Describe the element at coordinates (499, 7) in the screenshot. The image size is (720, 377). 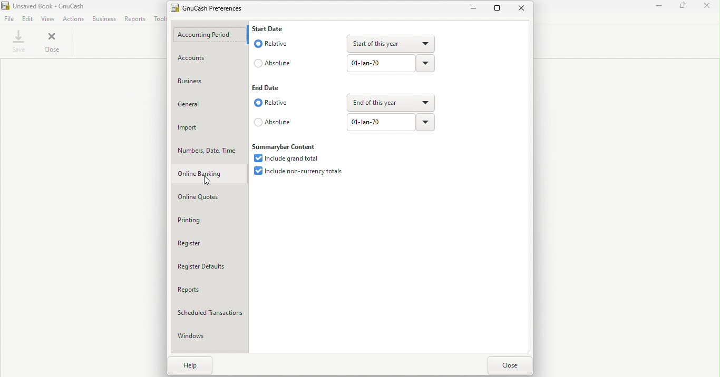
I see `Maximize` at that location.